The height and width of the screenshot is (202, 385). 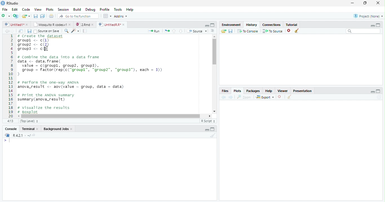 I want to click on Go to previous section, so click(x=174, y=31).